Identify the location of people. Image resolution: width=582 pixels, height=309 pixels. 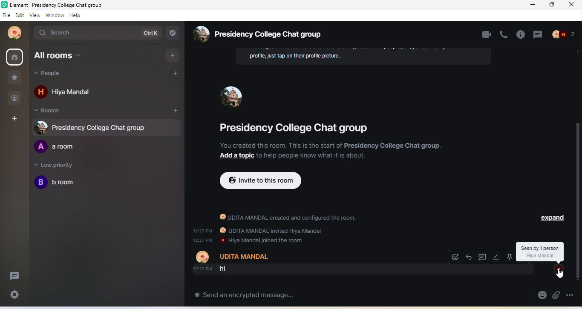
(565, 36).